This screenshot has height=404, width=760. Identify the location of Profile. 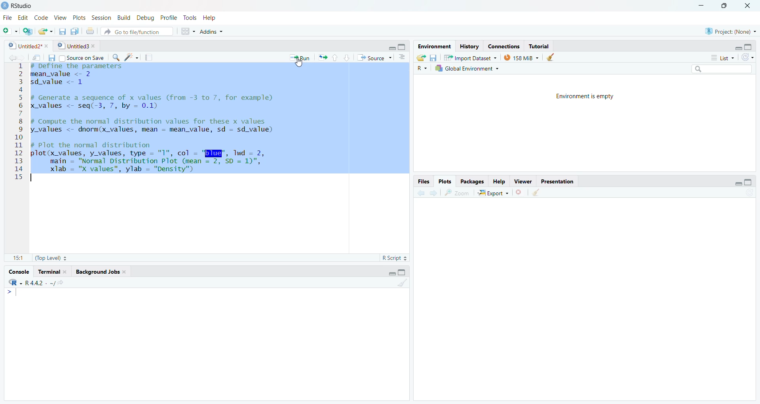
(167, 17).